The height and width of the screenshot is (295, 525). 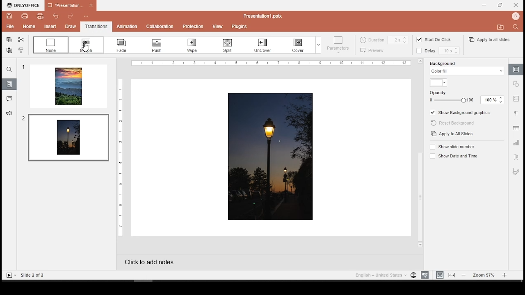 What do you see at coordinates (25, 16) in the screenshot?
I see `print file` at bounding box center [25, 16].